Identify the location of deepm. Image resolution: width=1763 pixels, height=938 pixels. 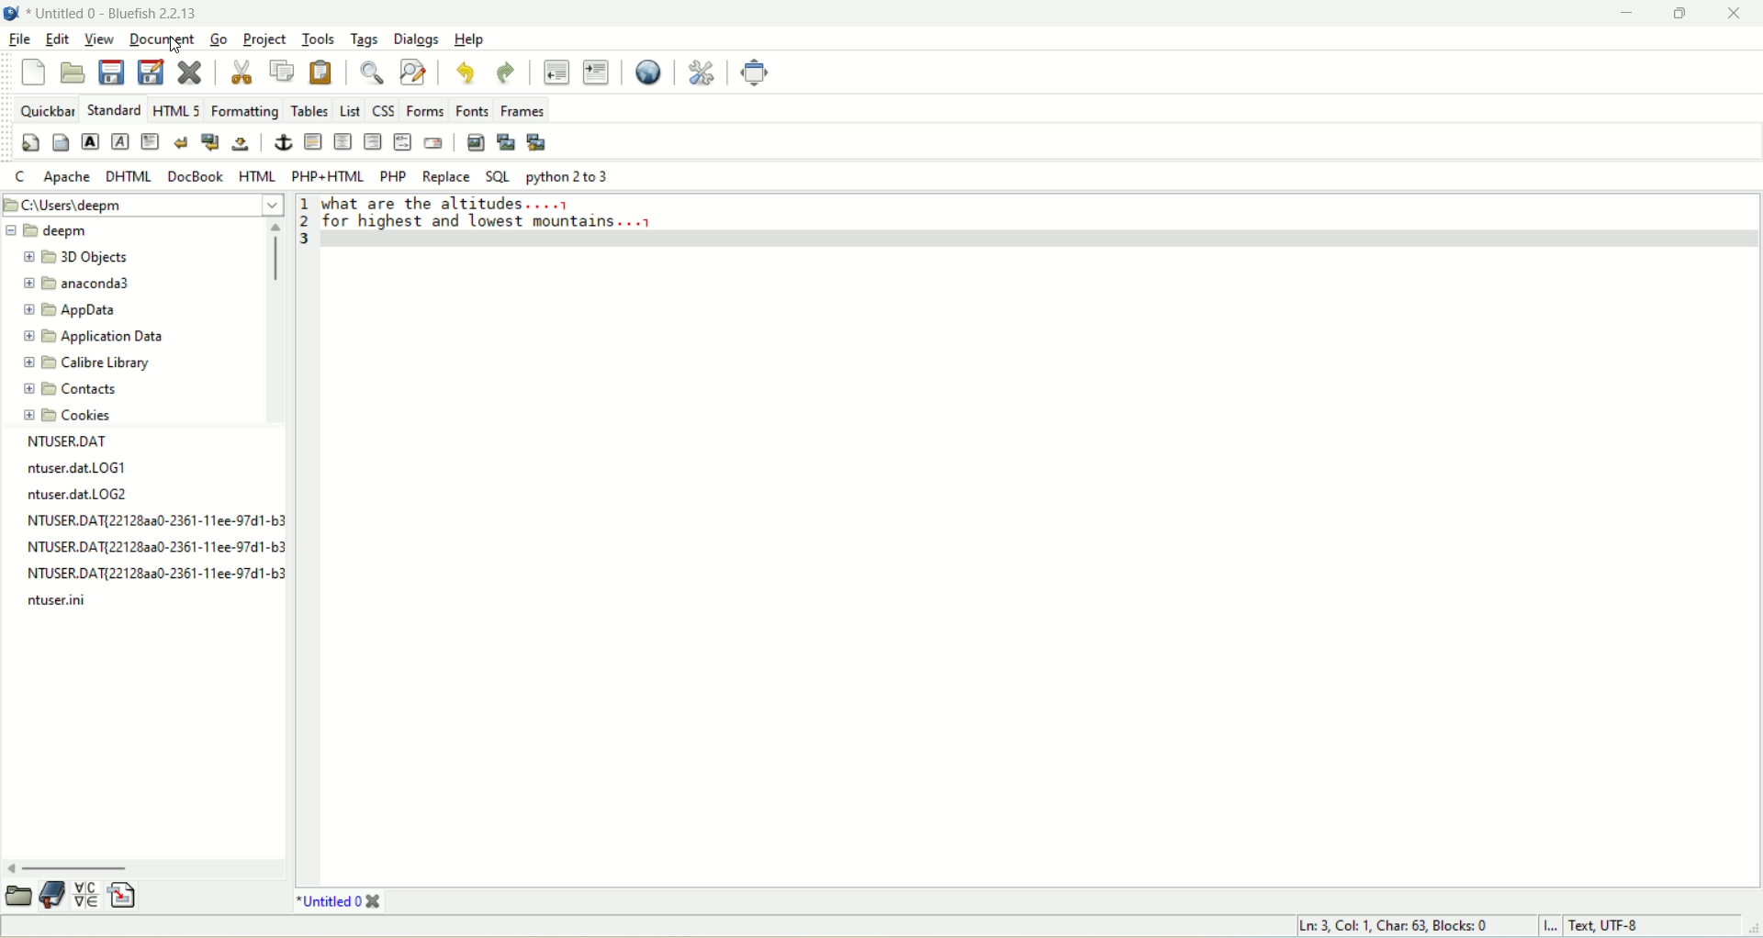
(52, 229).